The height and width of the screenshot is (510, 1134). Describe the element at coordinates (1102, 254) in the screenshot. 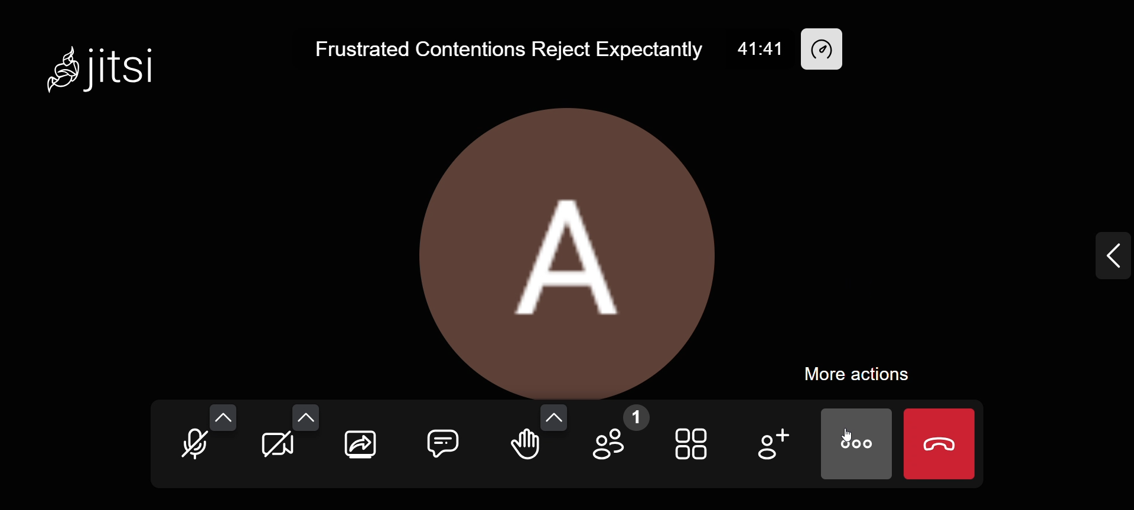

I see `expand` at that location.